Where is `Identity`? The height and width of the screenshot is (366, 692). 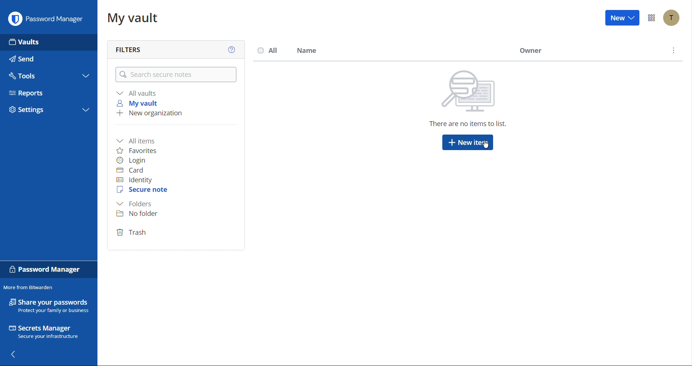 Identity is located at coordinates (141, 179).